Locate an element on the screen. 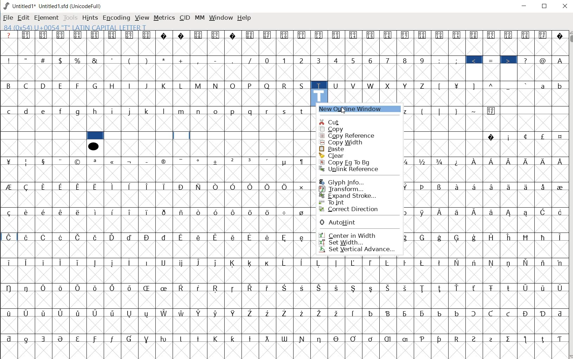 Image resolution: width=573 pixels, height=359 pixels. Symbol is located at coordinates (268, 339).